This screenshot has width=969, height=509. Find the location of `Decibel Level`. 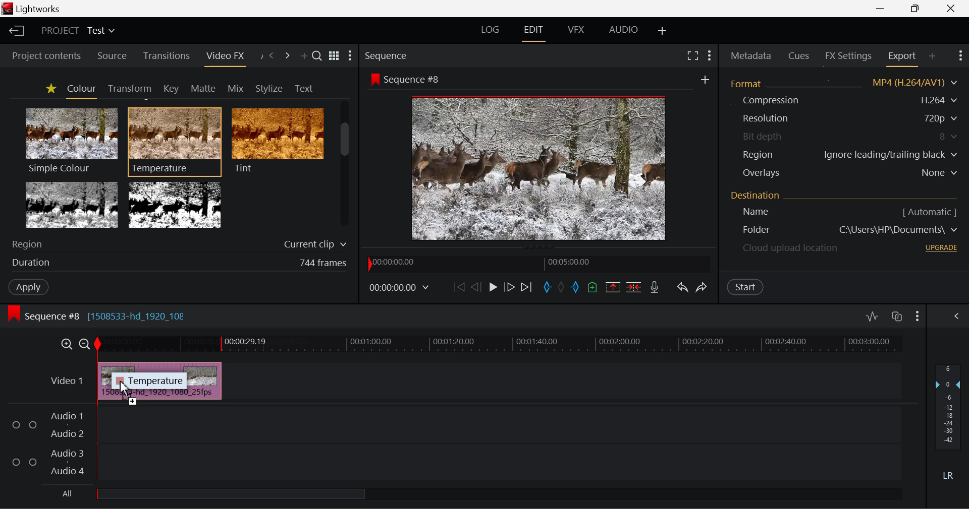

Decibel Level is located at coordinates (948, 420).